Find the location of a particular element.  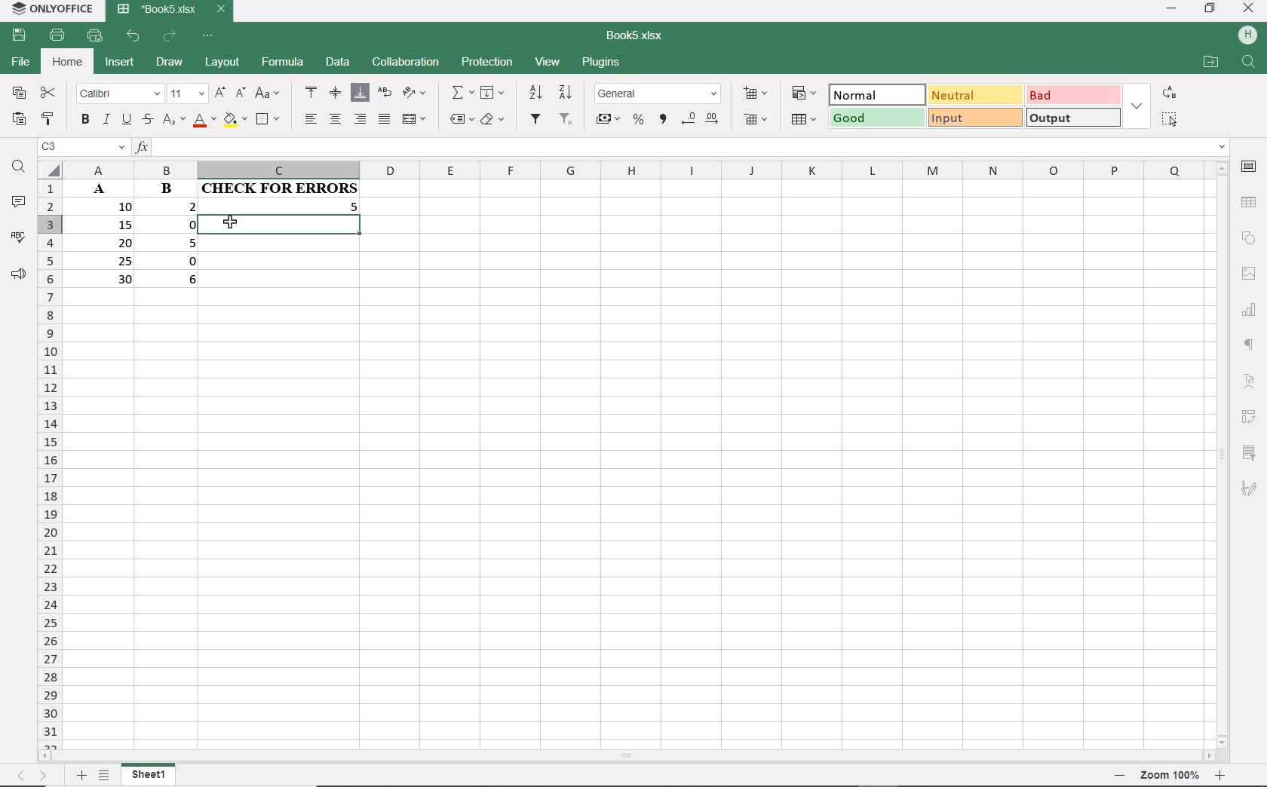

PLUGINS is located at coordinates (600, 64).